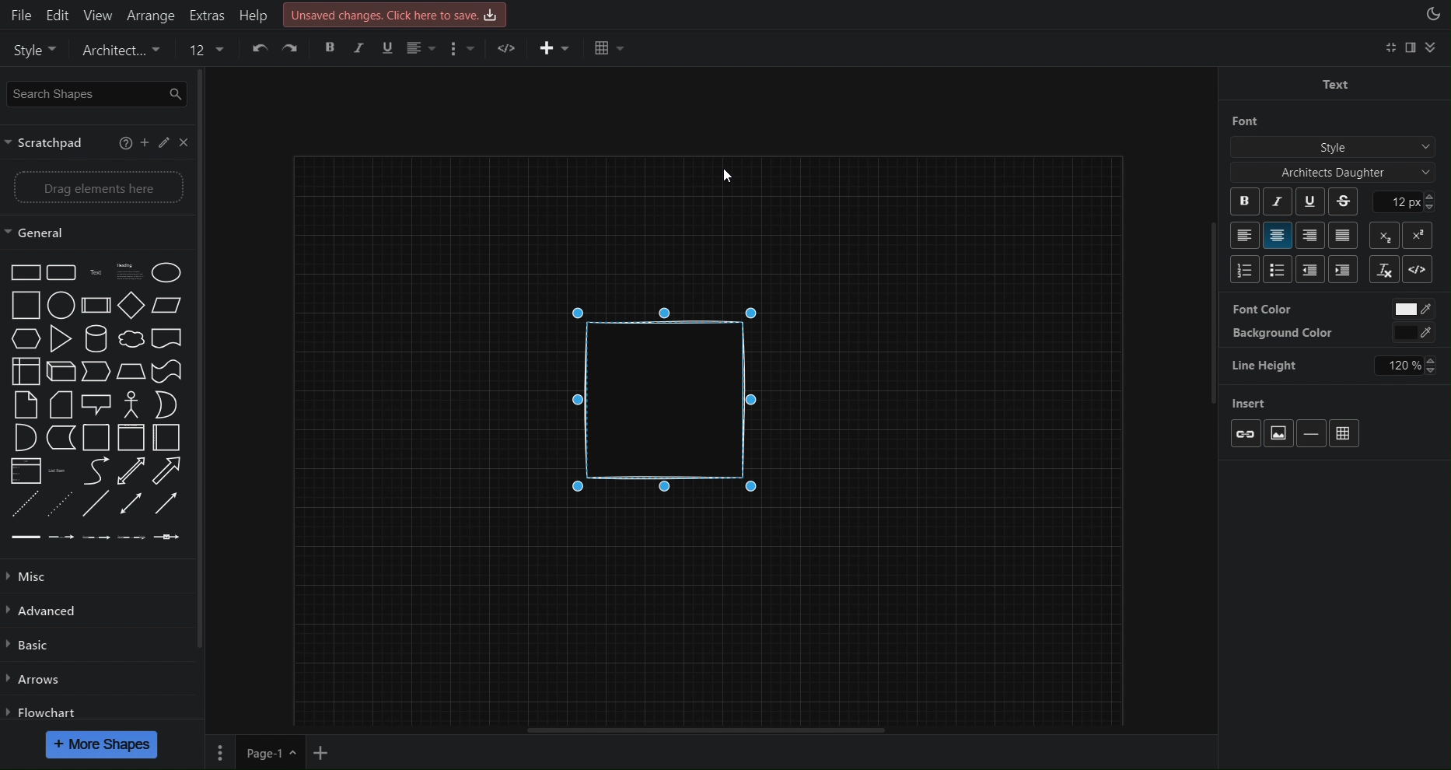  What do you see at coordinates (554, 51) in the screenshot?
I see `Waypoint` at bounding box center [554, 51].